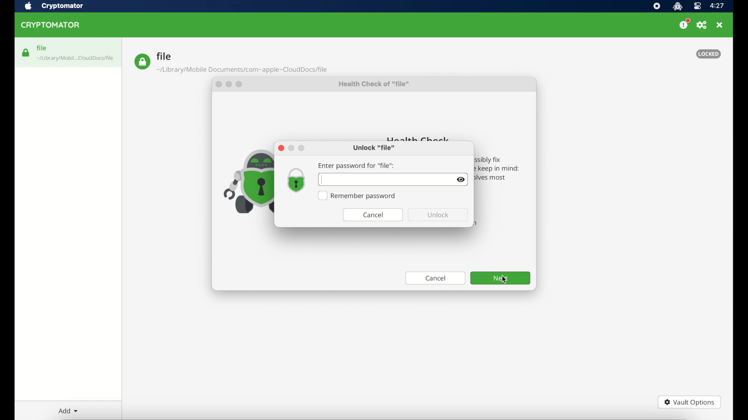 This screenshot has height=420, width=748. What do you see at coordinates (244, 178) in the screenshot?
I see `icon` at bounding box center [244, 178].